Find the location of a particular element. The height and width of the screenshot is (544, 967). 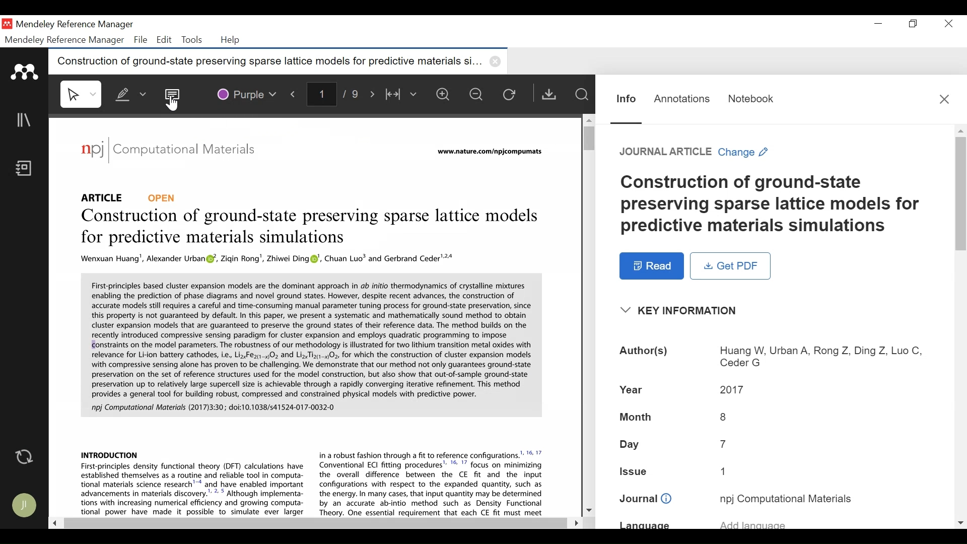

minimize is located at coordinates (879, 24).